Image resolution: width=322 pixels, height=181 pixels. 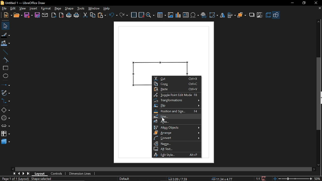 I want to click on page, so click(x=58, y=8).